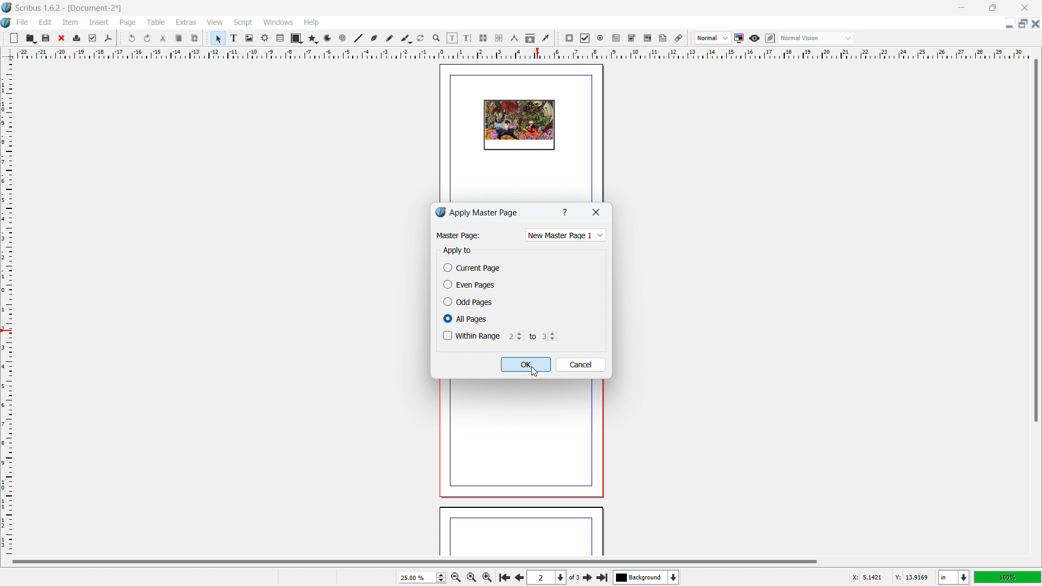 Image resolution: width=1042 pixels, height=586 pixels. Describe the element at coordinates (581, 365) in the screenshot. I see `cancel` at that location.